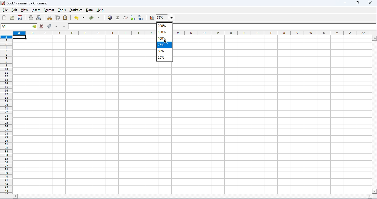  I want to click on select function, so click(118, 18).